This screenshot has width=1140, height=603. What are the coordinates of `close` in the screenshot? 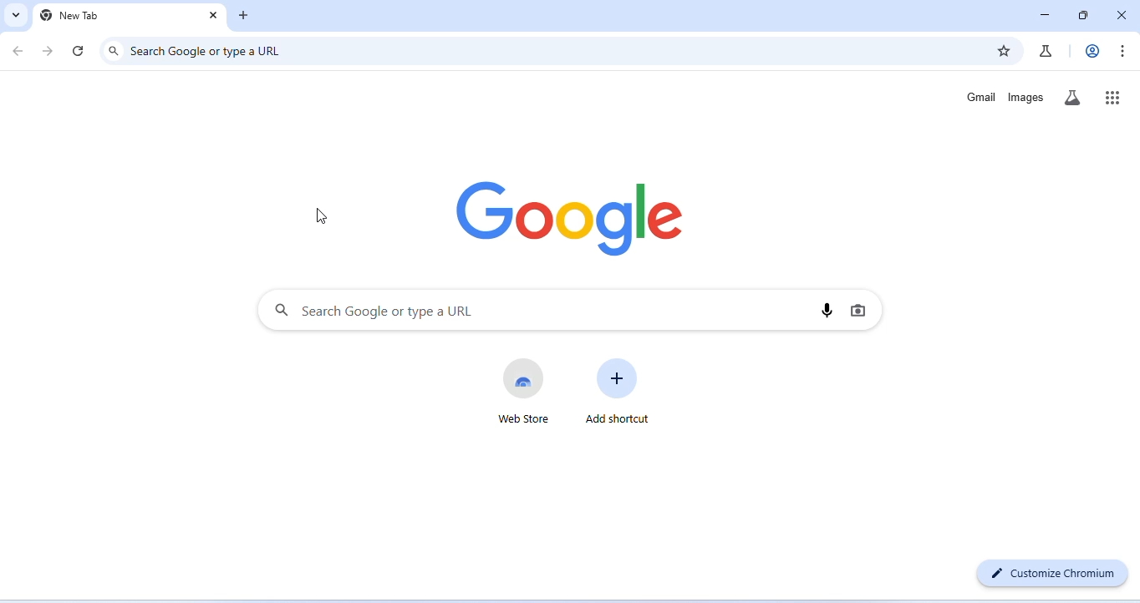 It's located at (1121, 13).